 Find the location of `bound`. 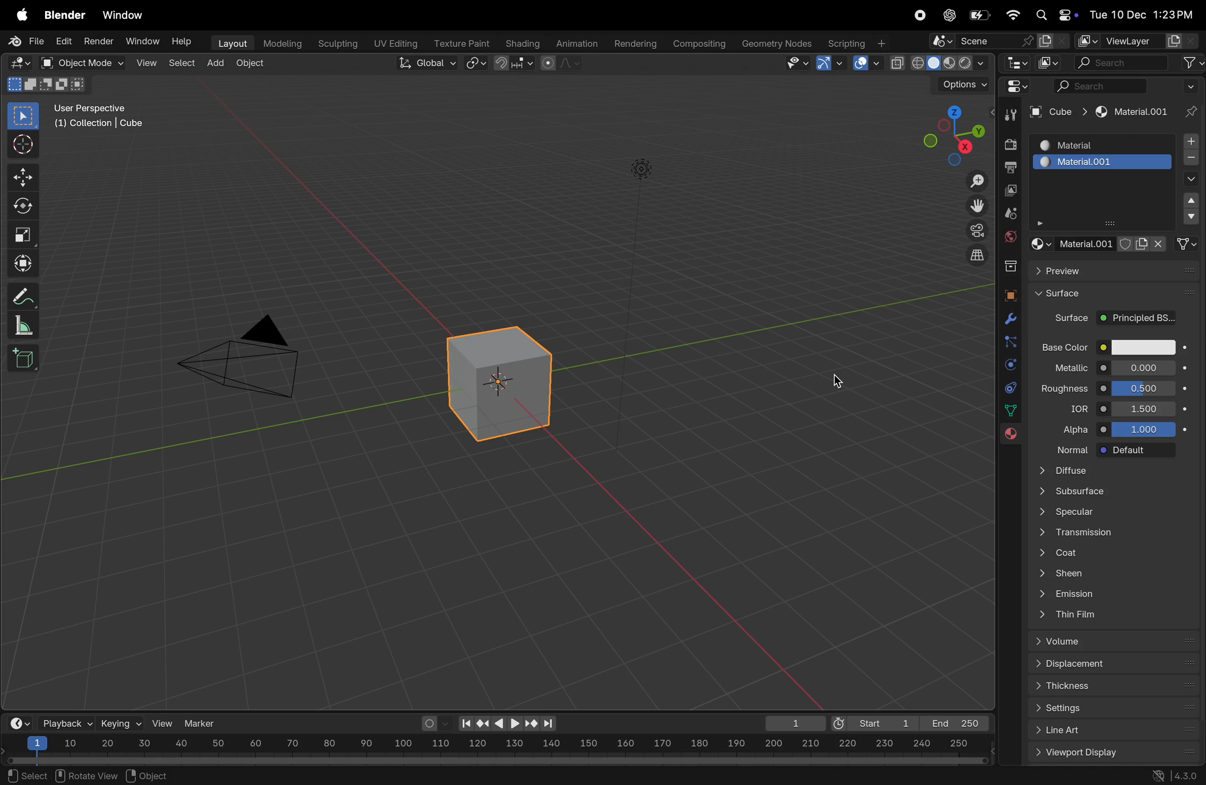

bound is located at coordinates (1010, 341).